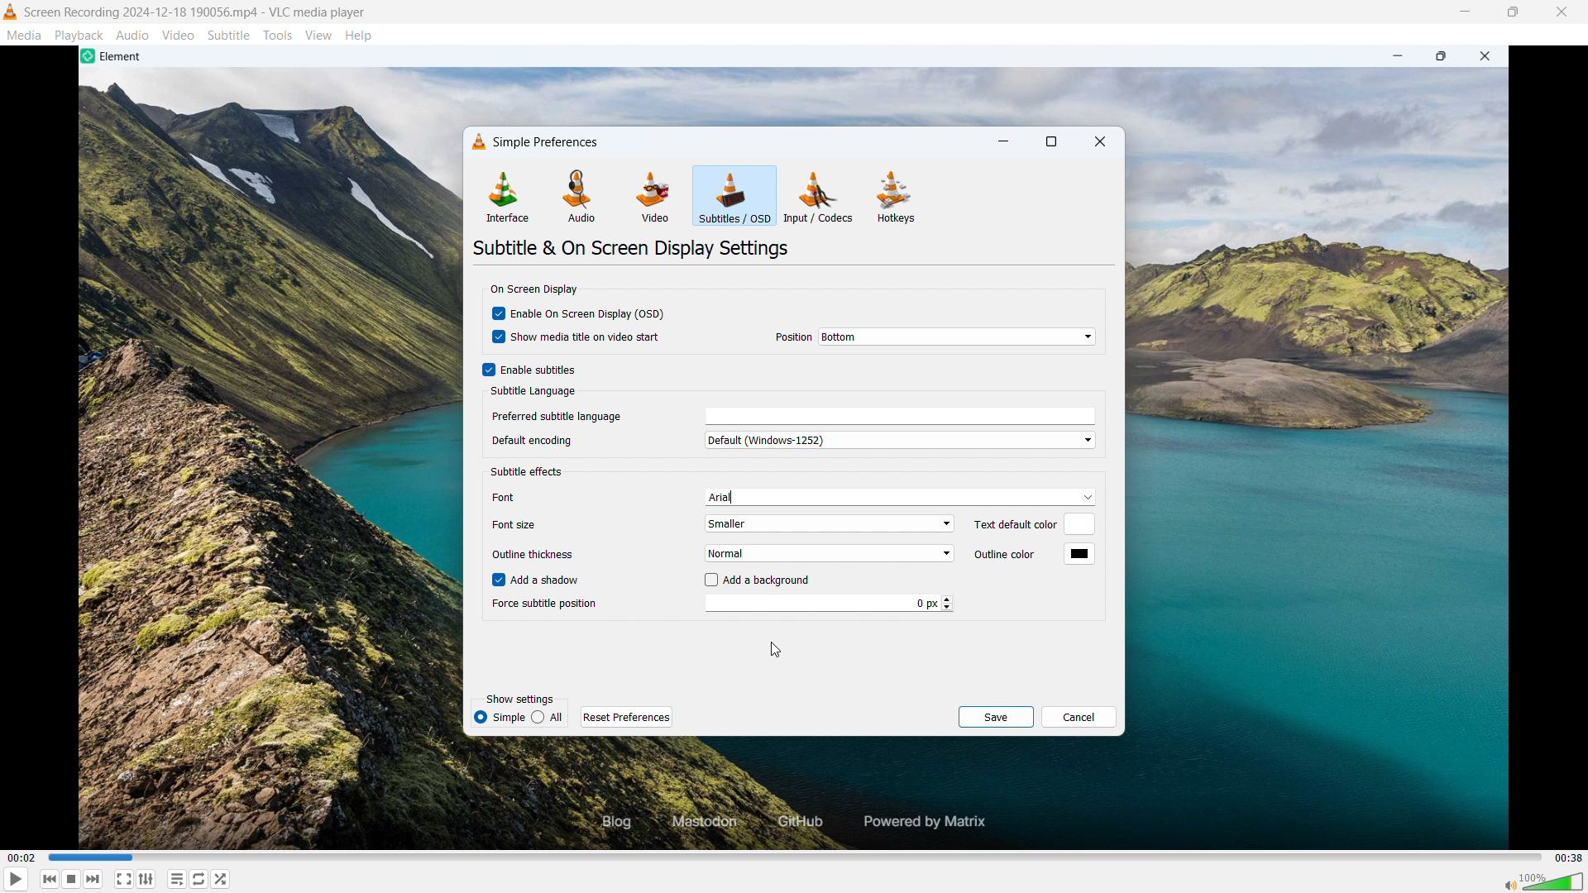 The height and width of the screenshot is (893, 1588). What do you see at coordinates (794, 337) in the screenshot?
I see `Position` at bounding box center [794, 337].